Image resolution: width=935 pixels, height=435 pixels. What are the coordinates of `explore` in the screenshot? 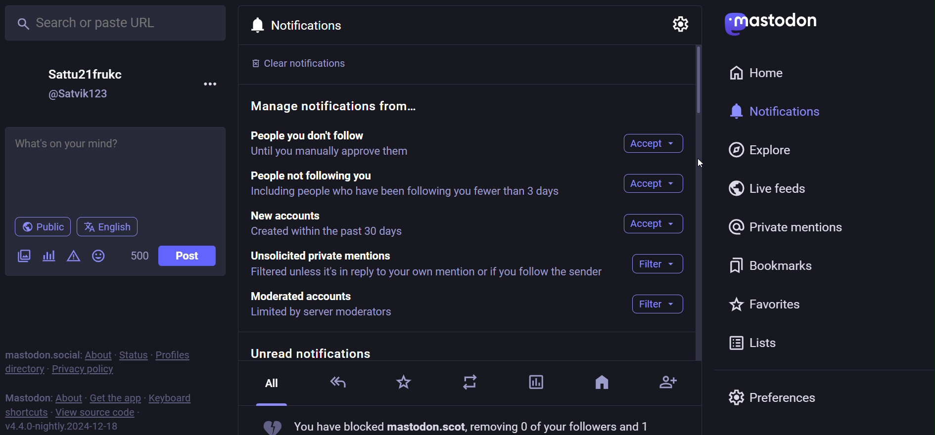 It's located at (762, 150).